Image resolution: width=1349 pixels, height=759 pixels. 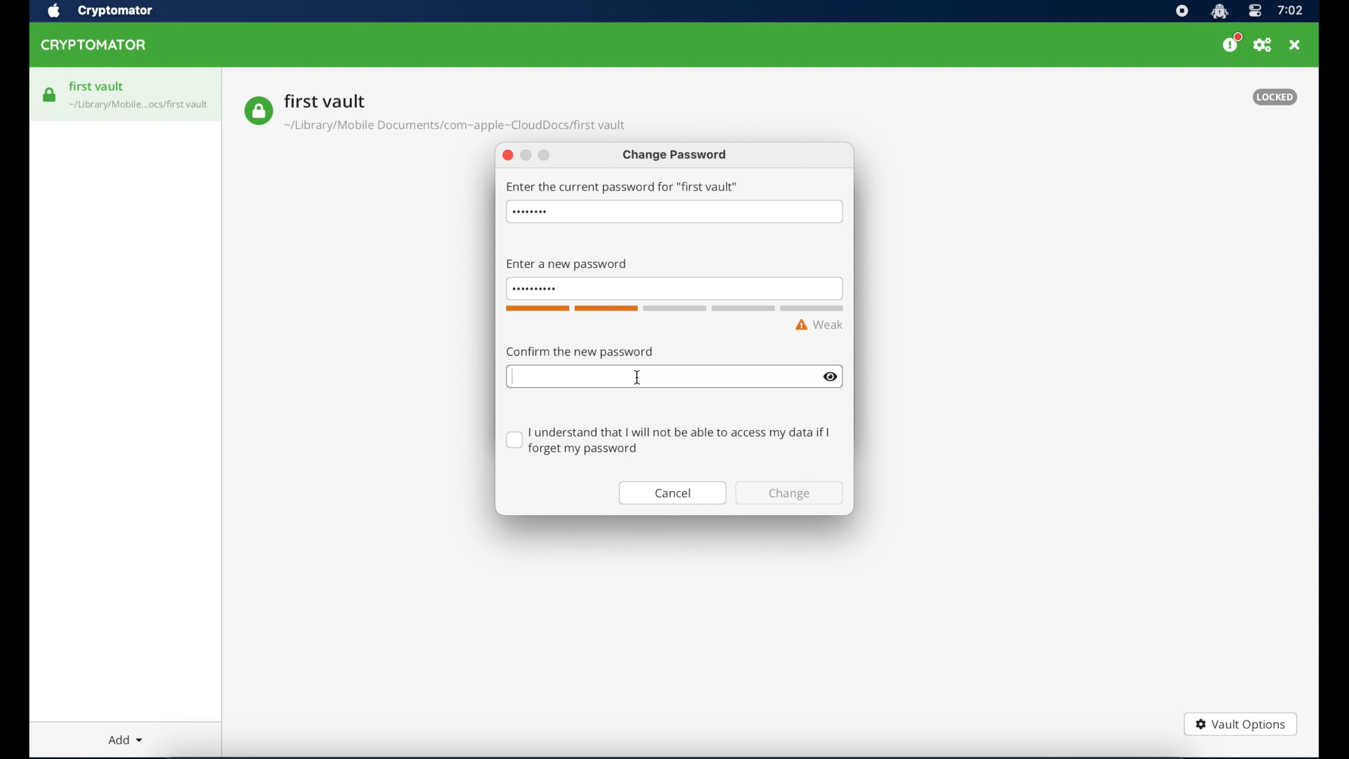 What do you see at coordinates (670, 441) in the screenshot?
I see `checkbox` at bounding box center [670, 441].